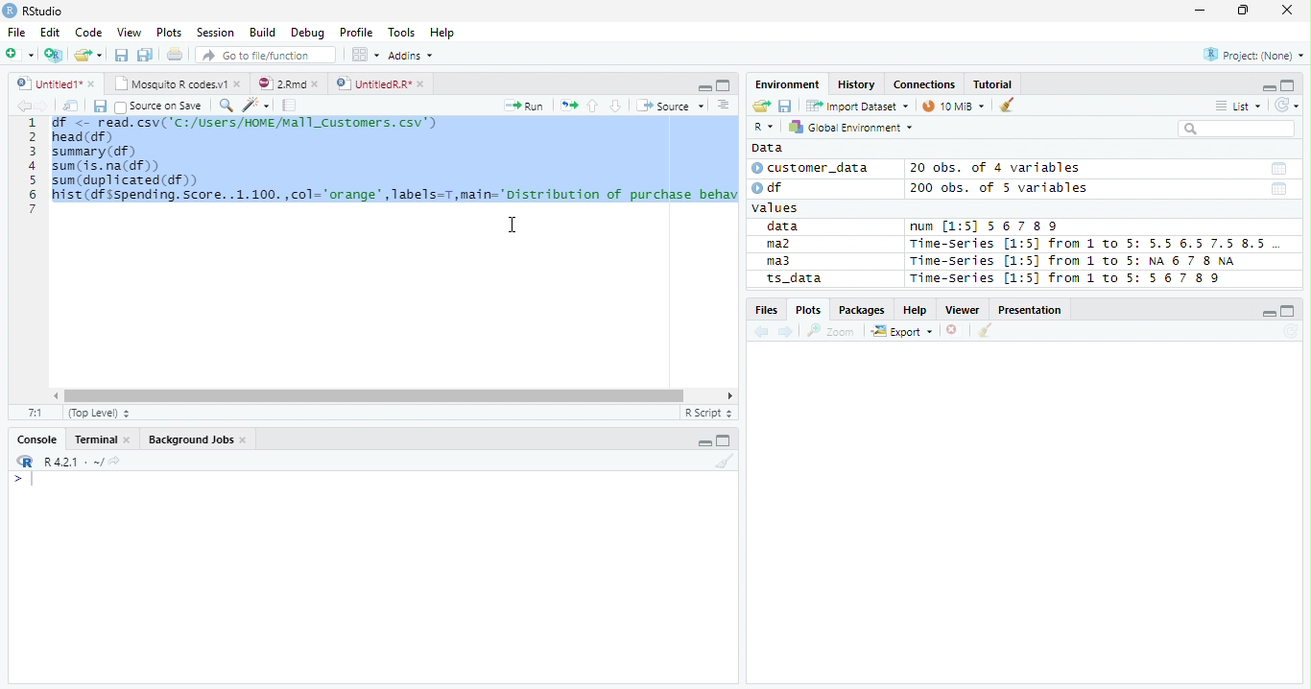  Describe the element at coordinates (759, 107) in the screenshot. I see `Open folder` at that location.